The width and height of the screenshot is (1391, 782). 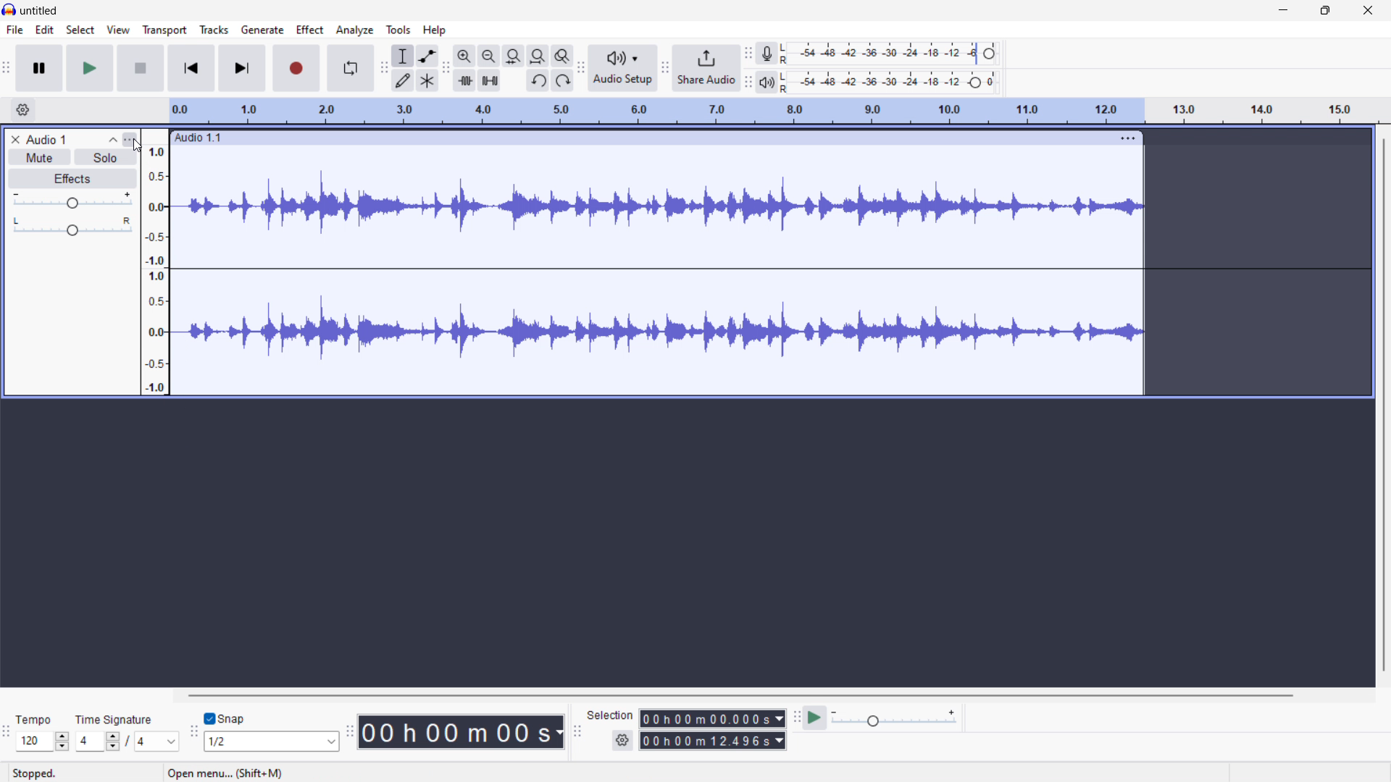 What do you see at coordinates (748, 53) in the screenshot?
I see `recording meter toolbar` at bounding box center [748, 53].